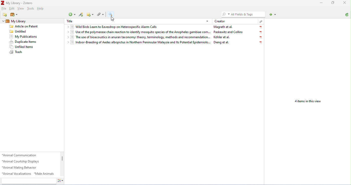 The image size is (351, 185). I want to click on male animals, so click(44, 173).